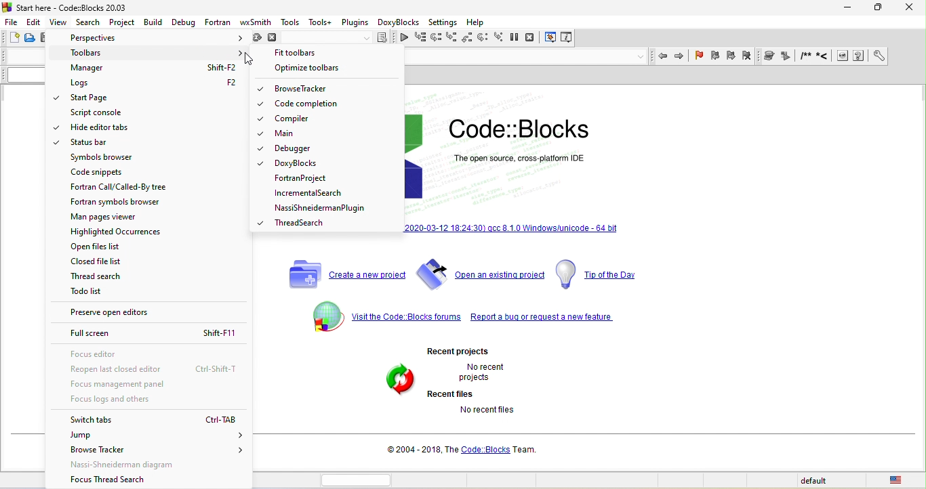 Image resolution: width=926 pixels, height=489 pixels. I want to click on search, so click(87, 22).